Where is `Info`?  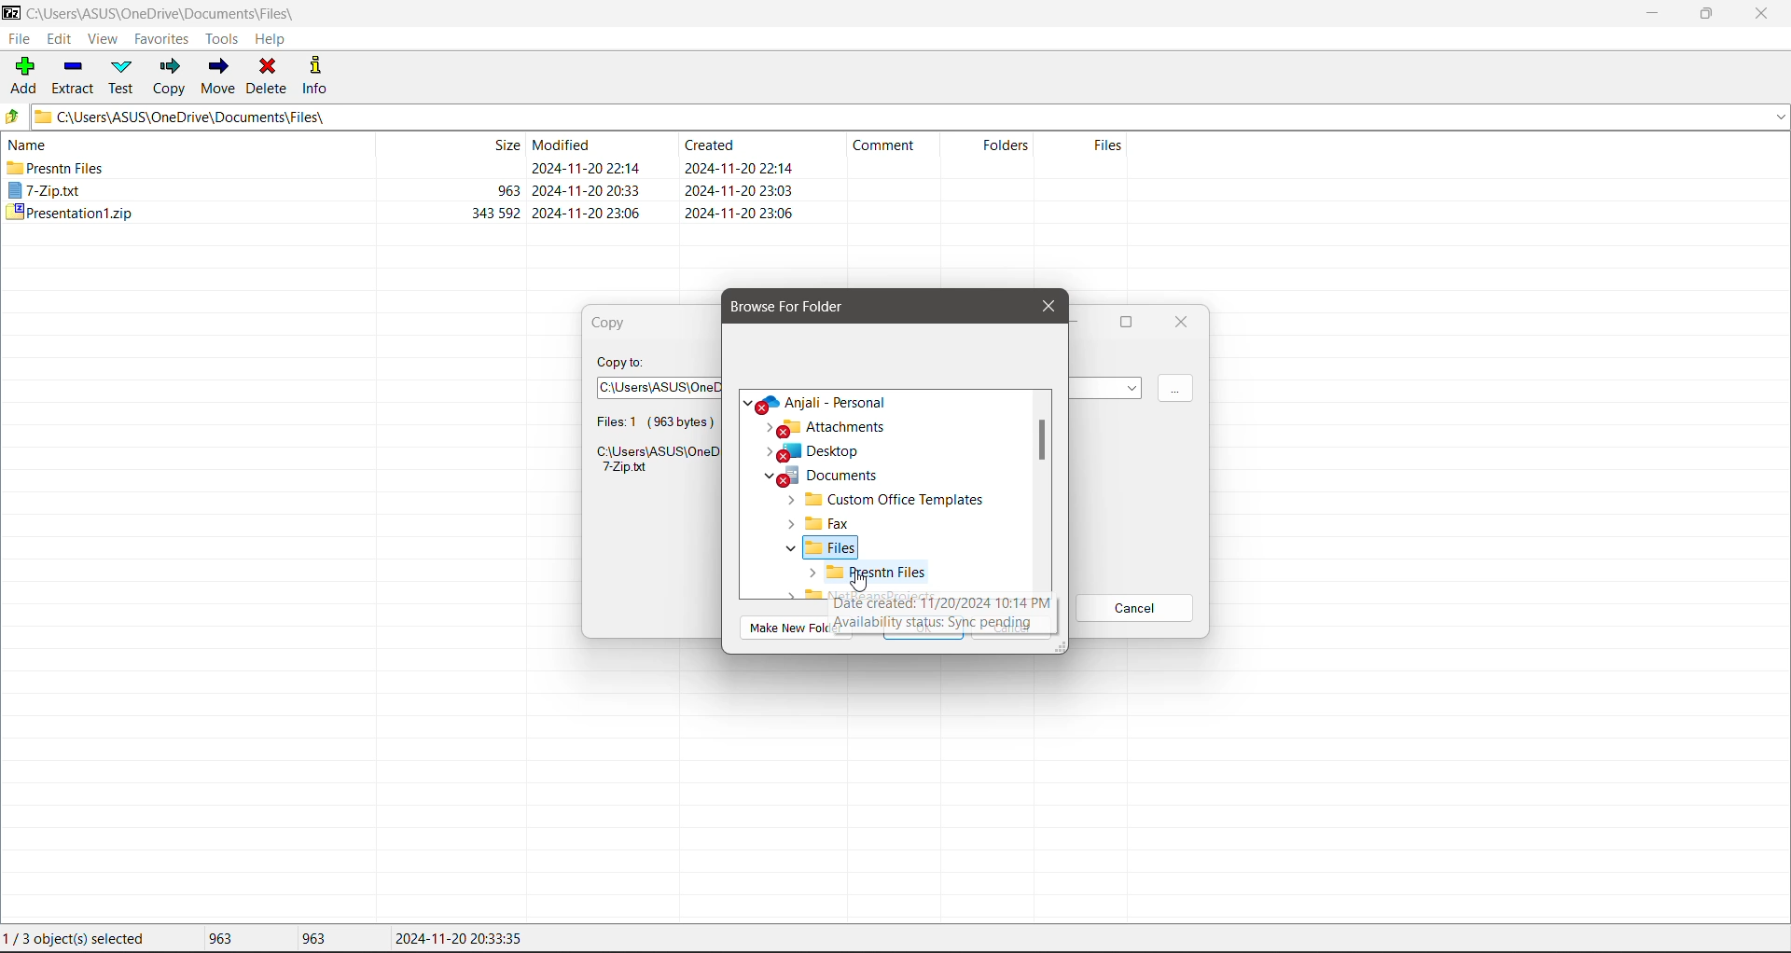 Info is located at coordinates (316, 74).